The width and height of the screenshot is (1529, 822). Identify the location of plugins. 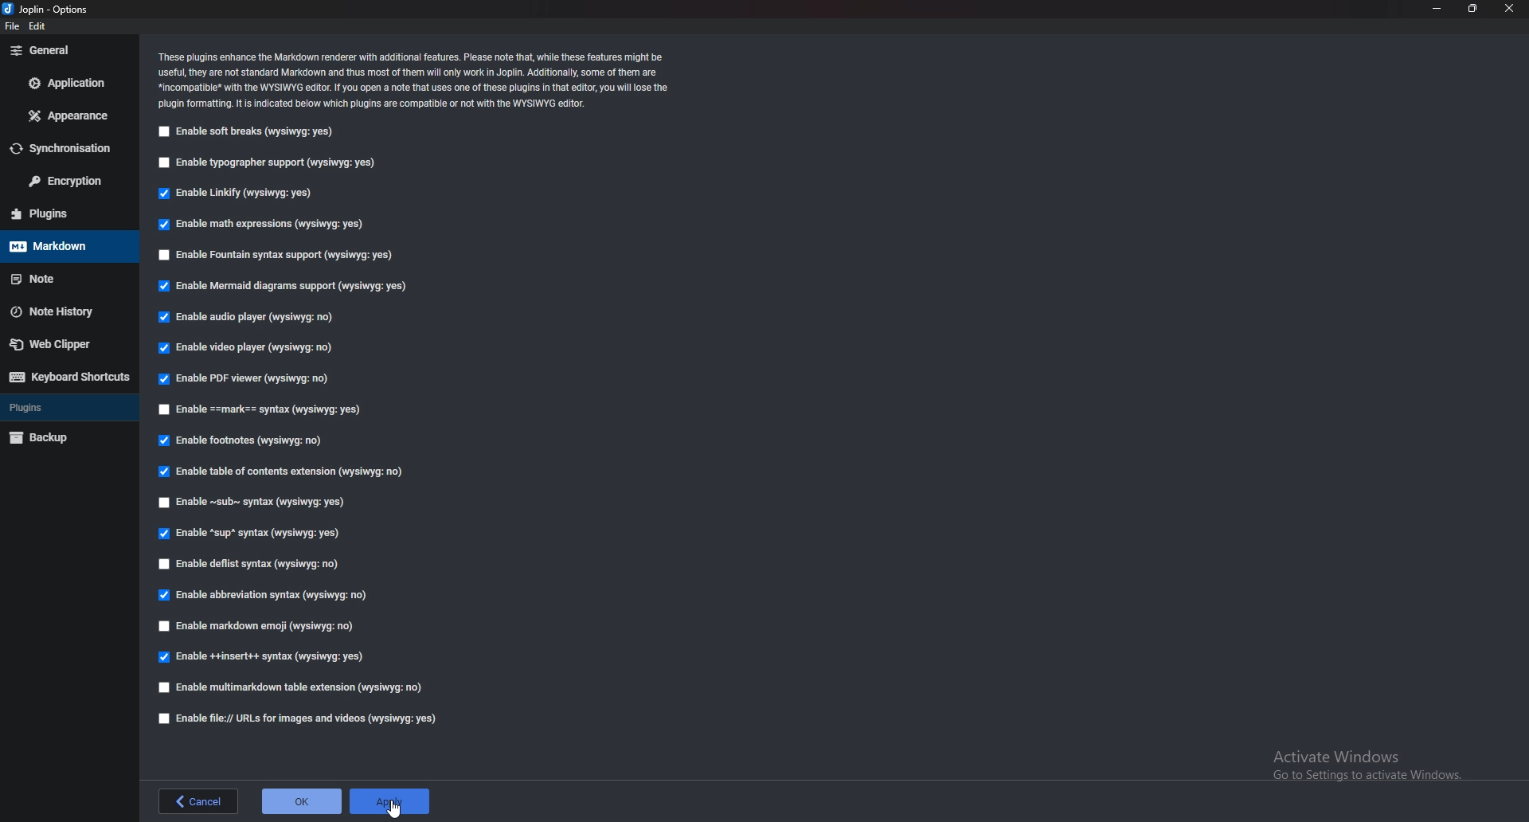
(69, 408).